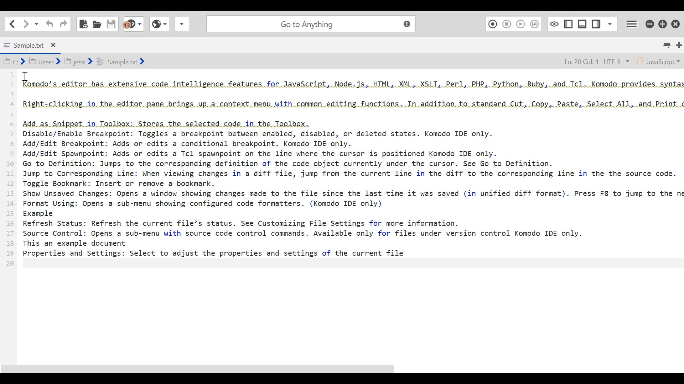 The height and width of the screenshot is (384, 684). I want to click on Show in location, so click(75, 61).